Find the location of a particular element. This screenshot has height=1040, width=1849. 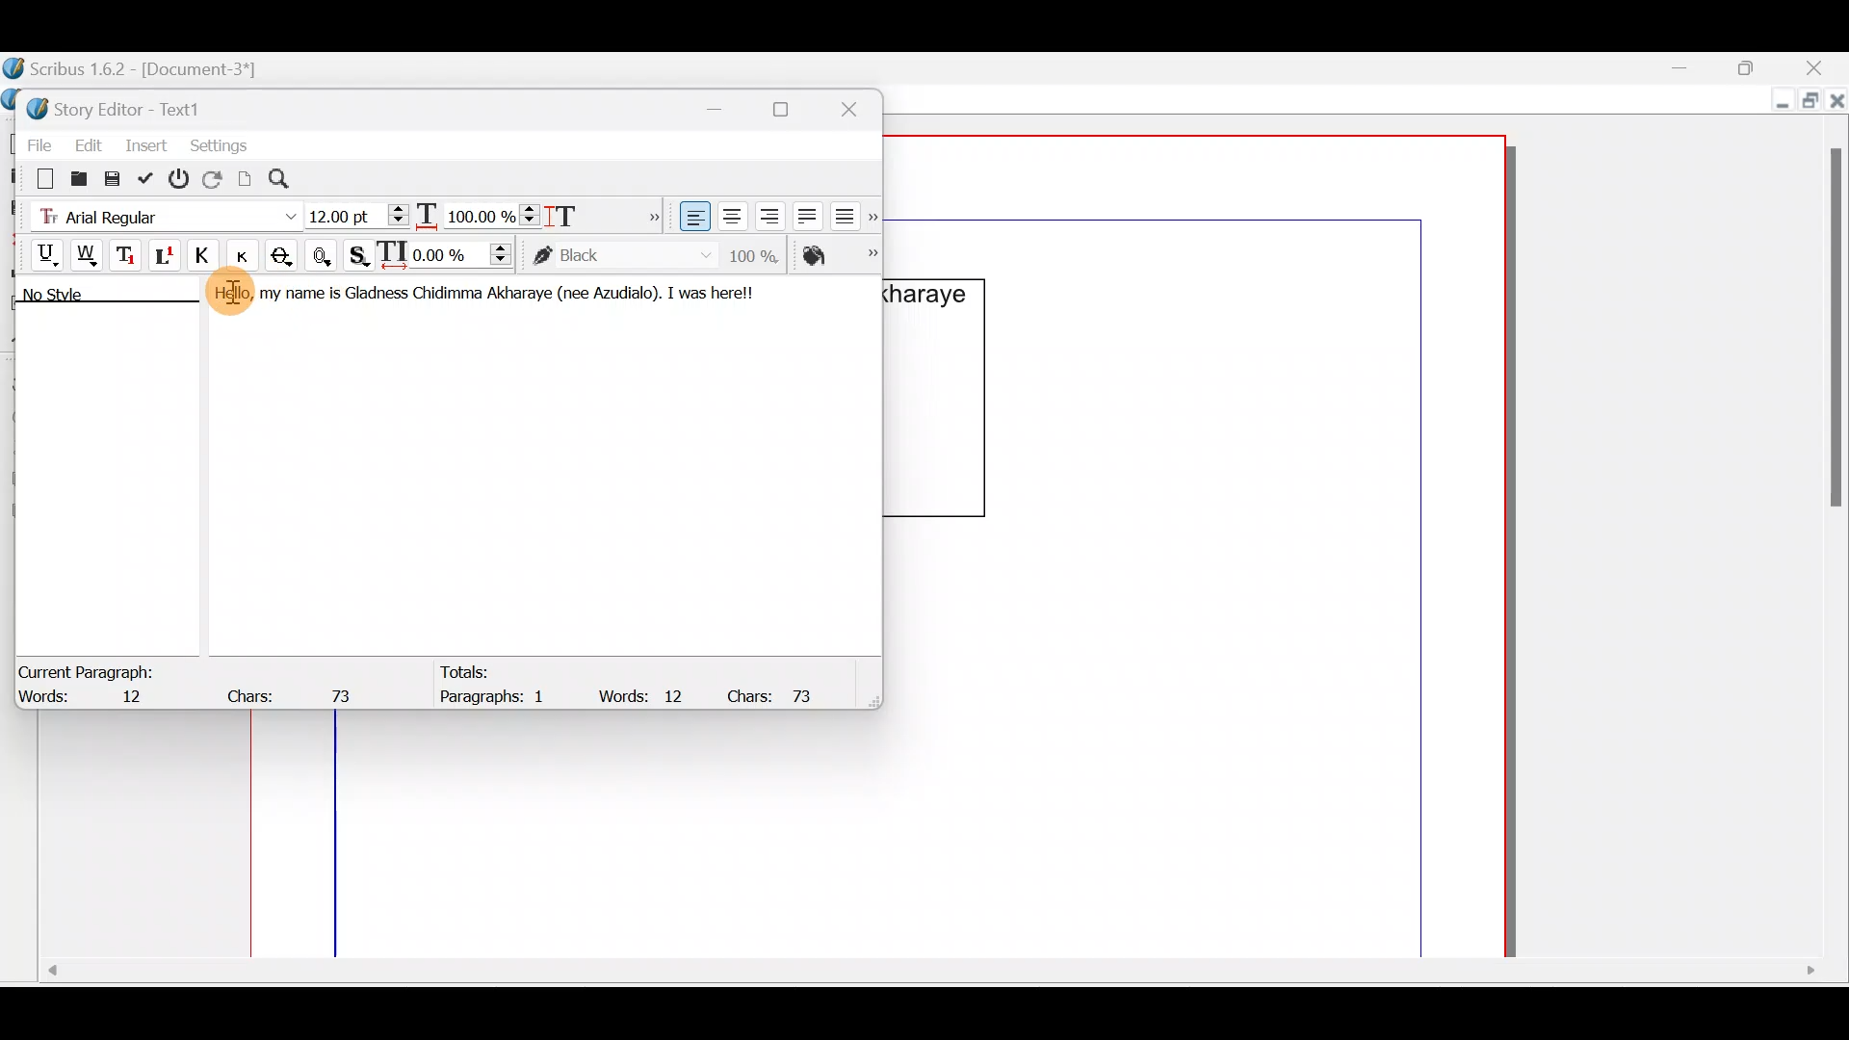

File is located at coordinates (34, 142).